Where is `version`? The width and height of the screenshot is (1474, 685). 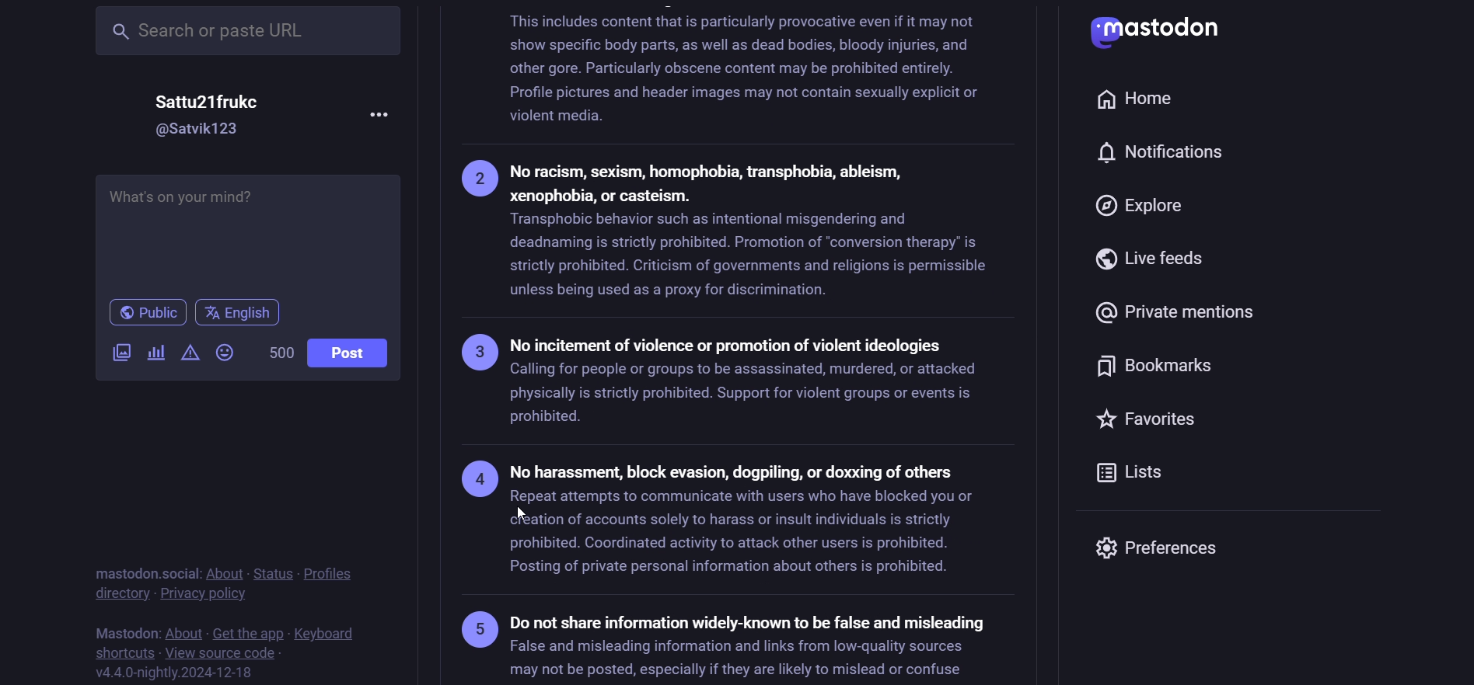 version is located at coordinates (176, 672).